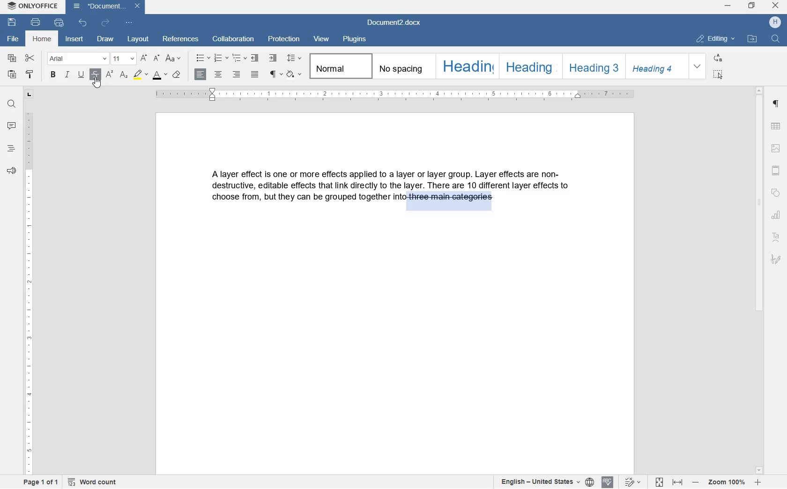 This screenshot has height=489, width=787. I want to click on insert, so click(76, 40).